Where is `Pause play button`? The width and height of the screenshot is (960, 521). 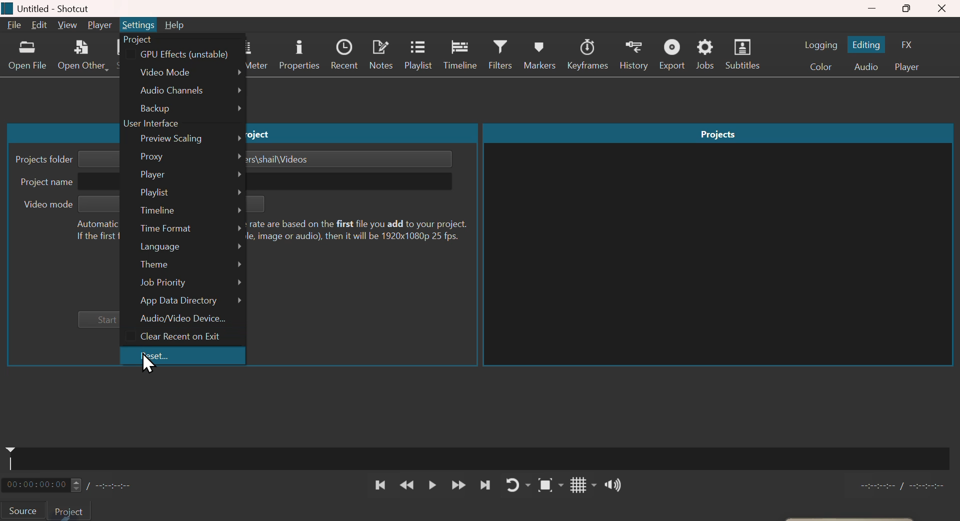 Pause play button is located at coordinates (433, 486).